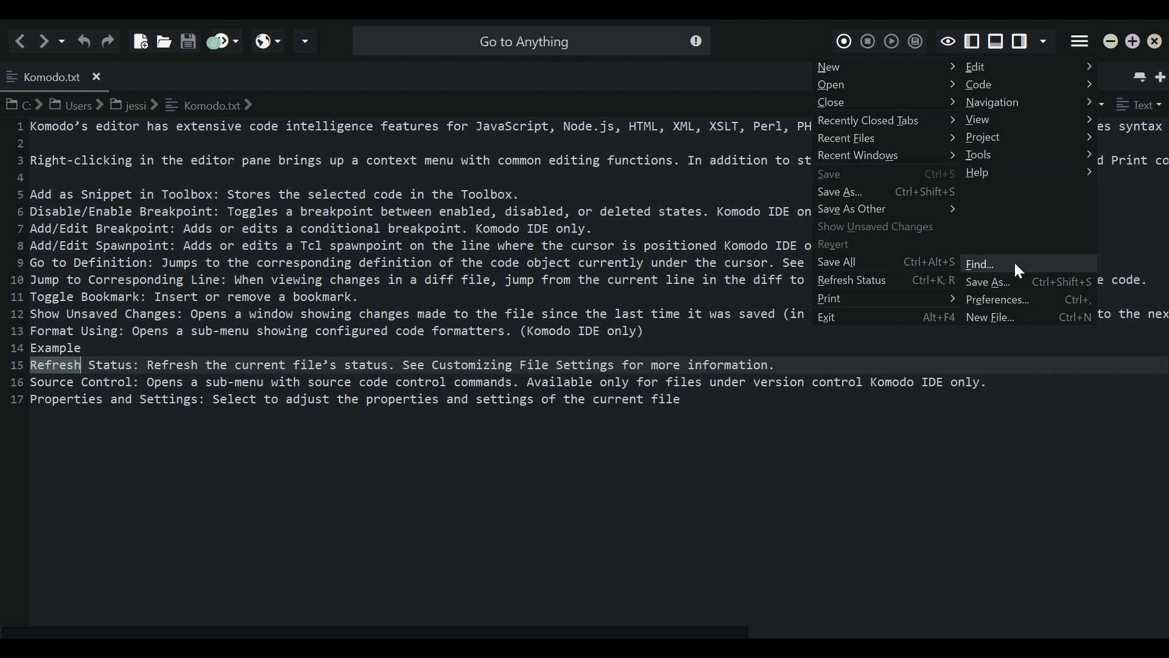  What do you see at coordinates (888, 210) in the screenshot?
I see `Save As other` at bounding box center [888, 210].